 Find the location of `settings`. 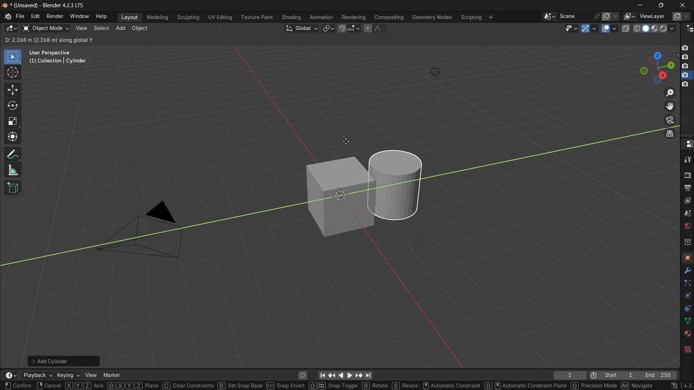

settings is located at coordinates (686, 271).